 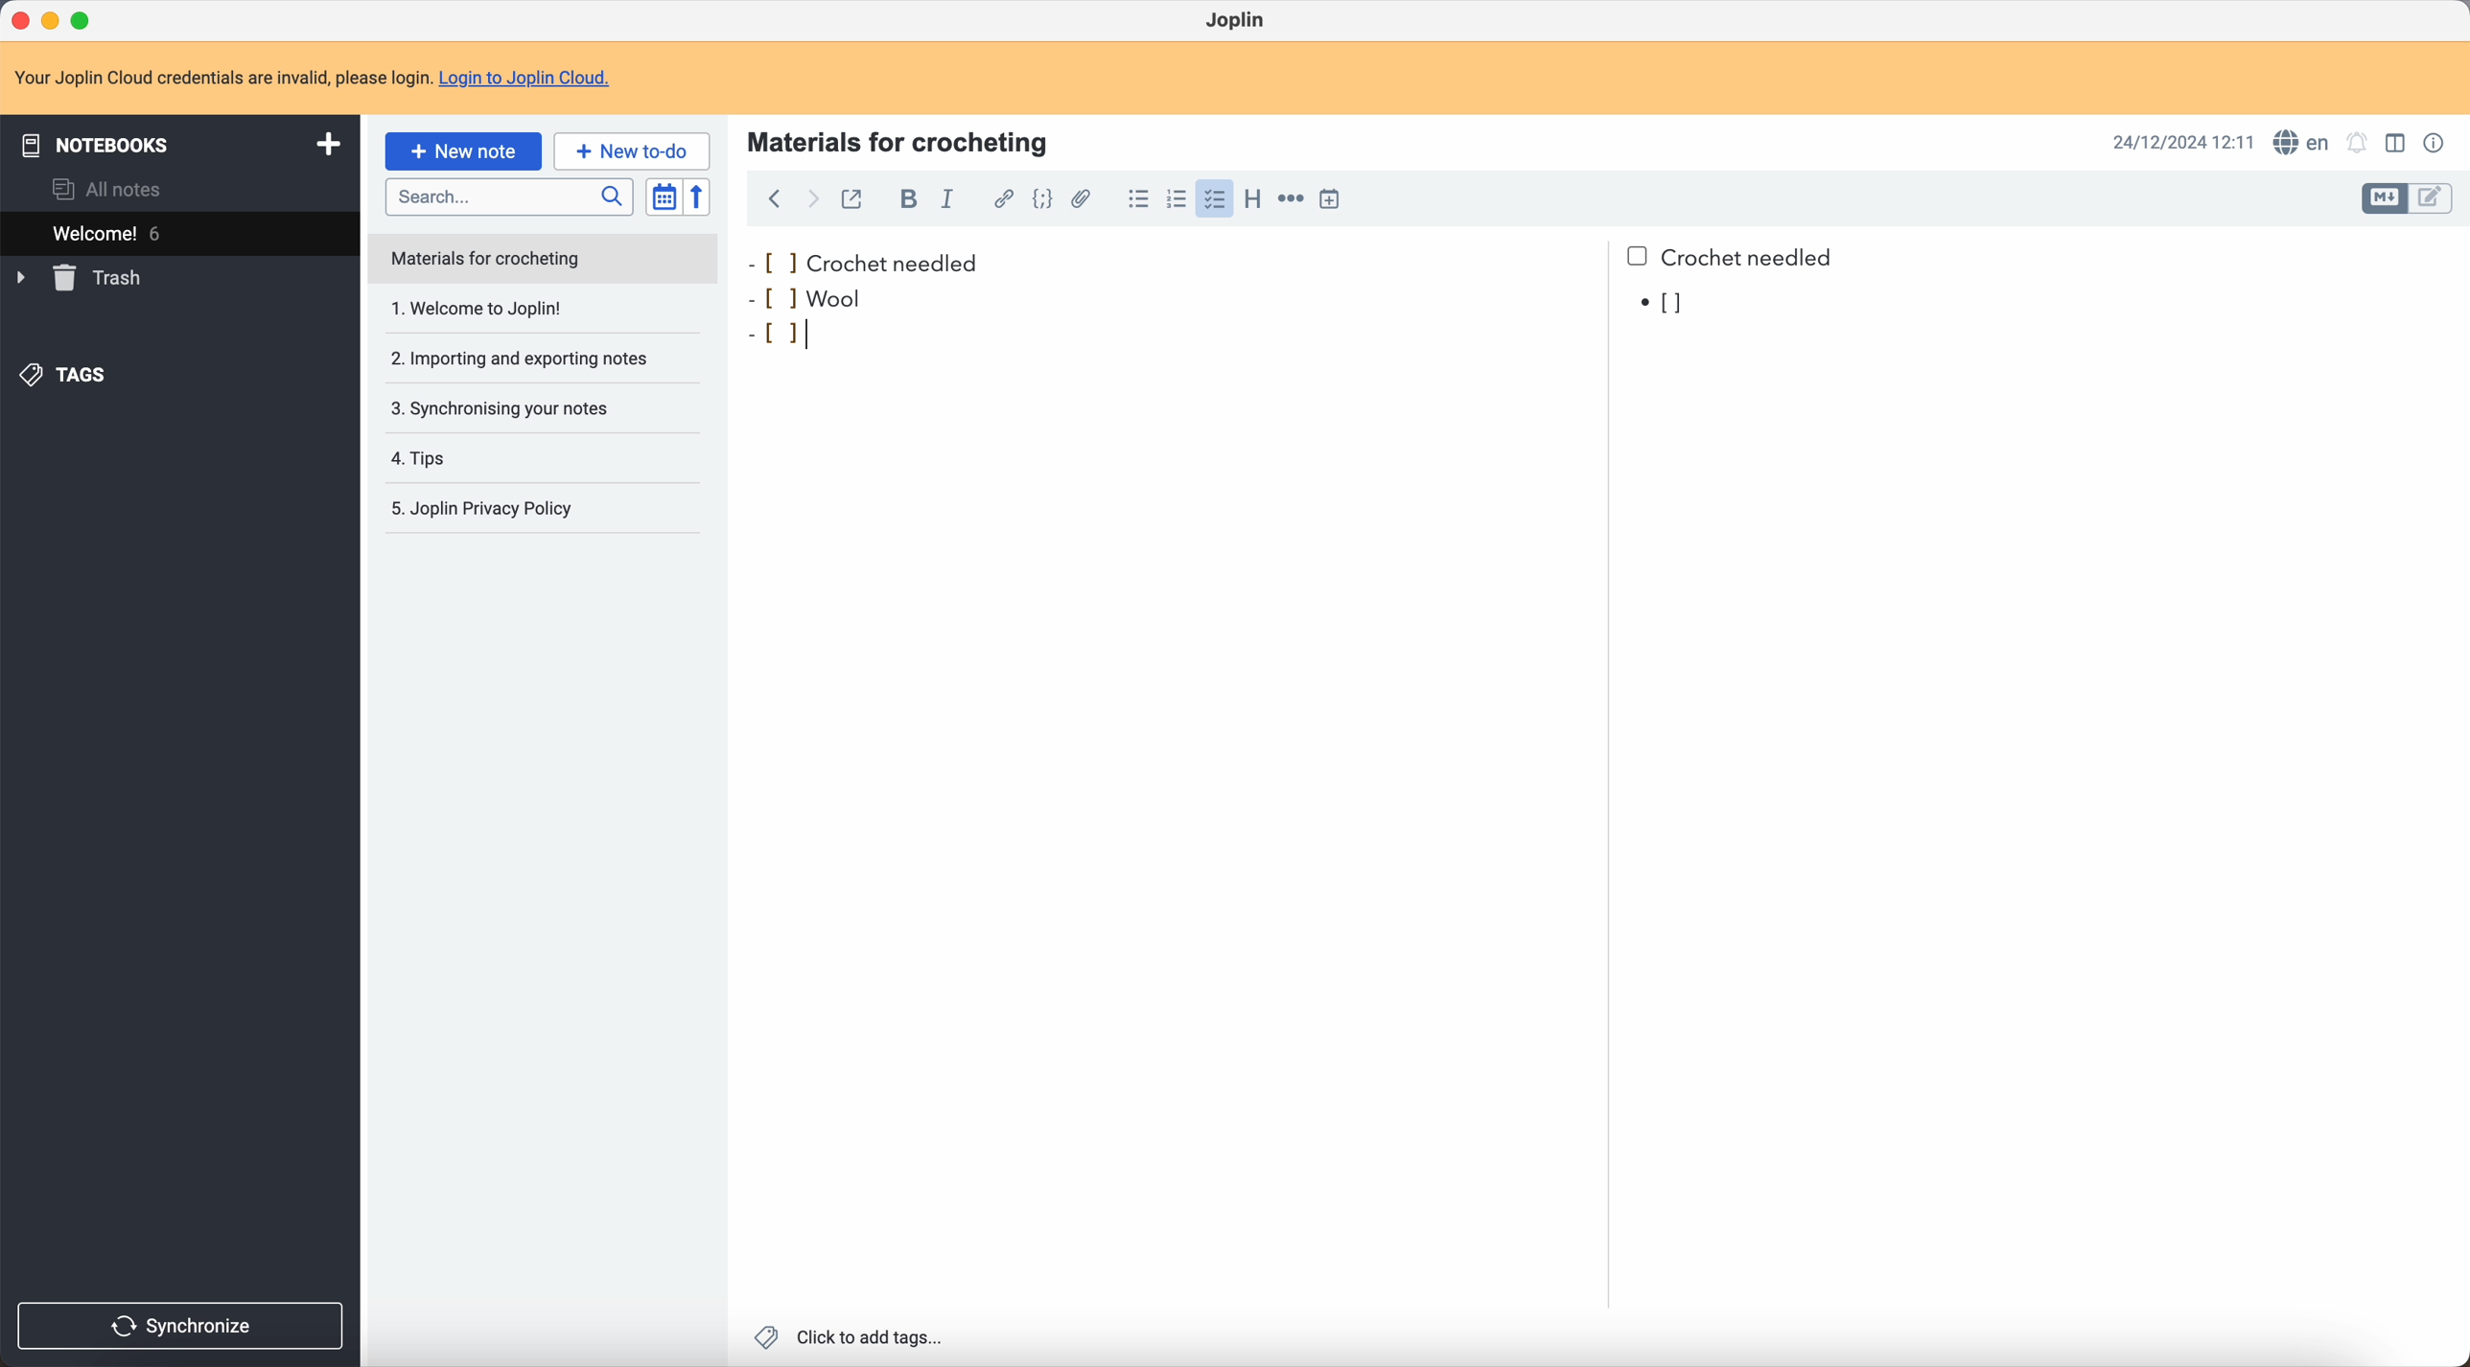 What do you see at coordinates (852, 1338) in the screenshot?
I see `click to add tags` at bounding box center [852, 1338].